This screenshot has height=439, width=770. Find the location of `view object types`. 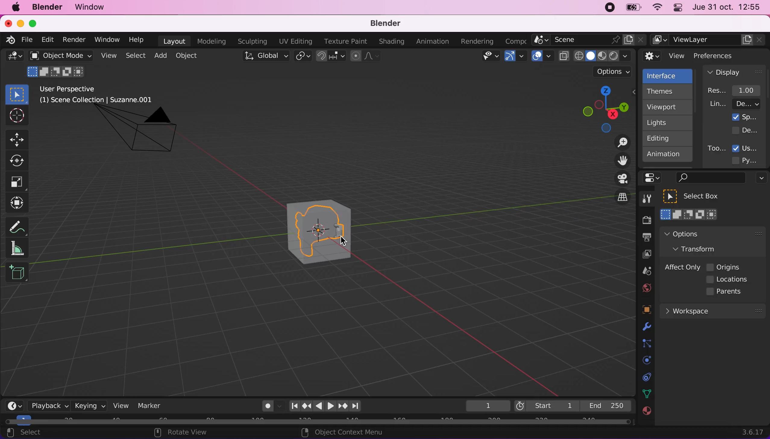

view object types is located at coordinates (489, 57).